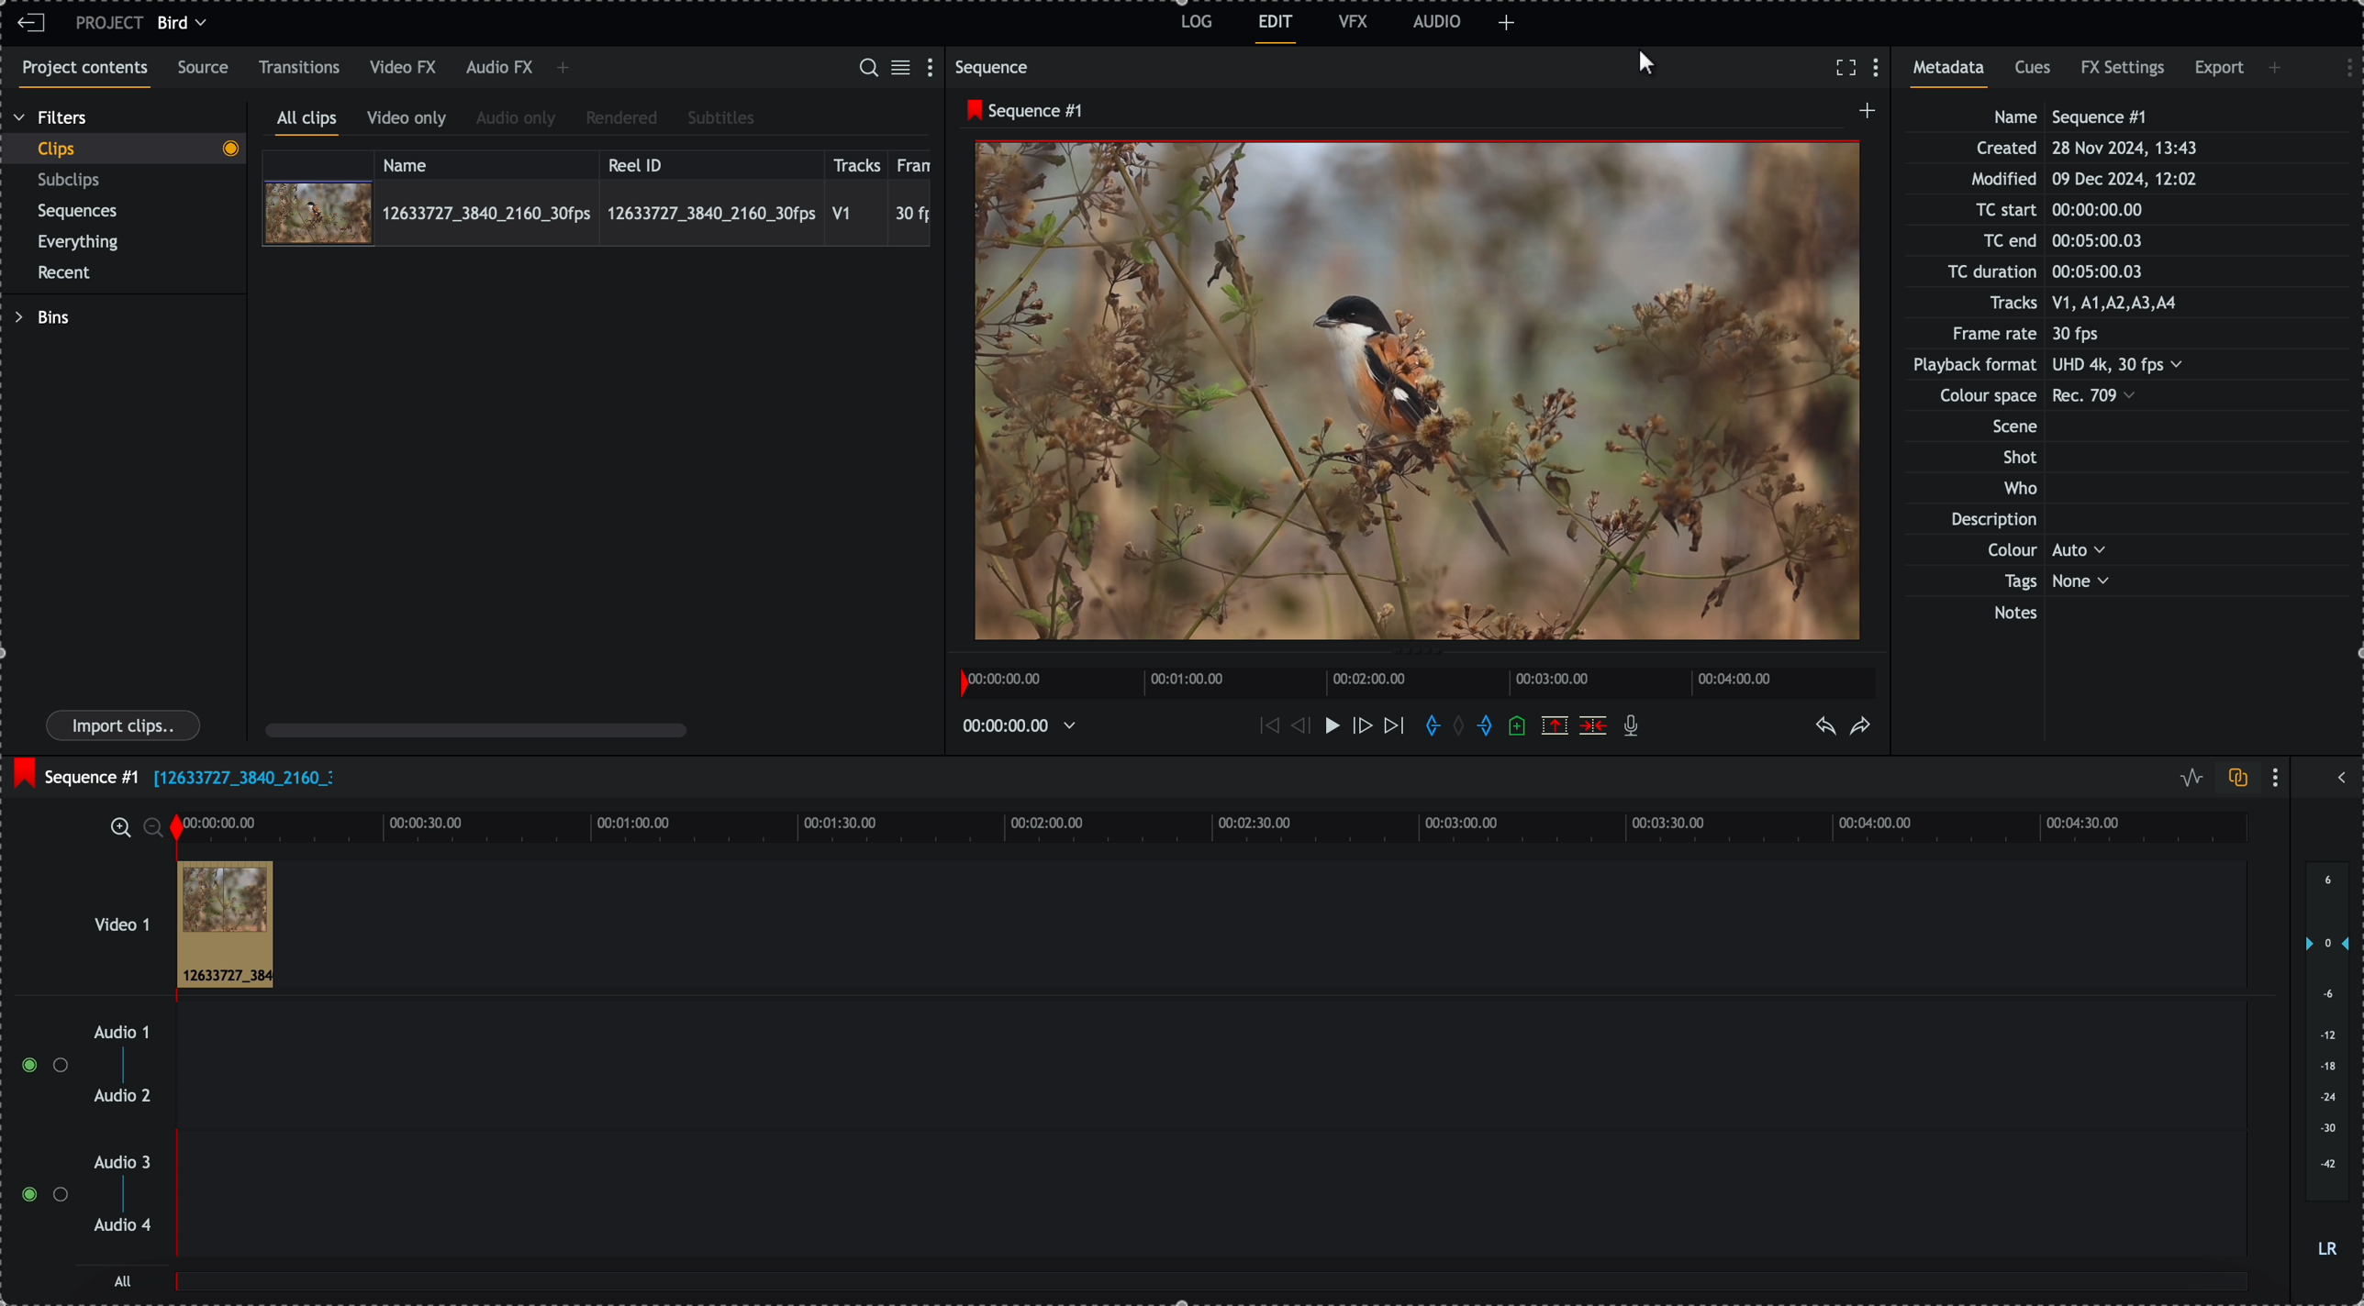  What do you see at coordinates (1210, 1071) in the screenshot?
I see `track audio` at bounding box center [1210, 1071].